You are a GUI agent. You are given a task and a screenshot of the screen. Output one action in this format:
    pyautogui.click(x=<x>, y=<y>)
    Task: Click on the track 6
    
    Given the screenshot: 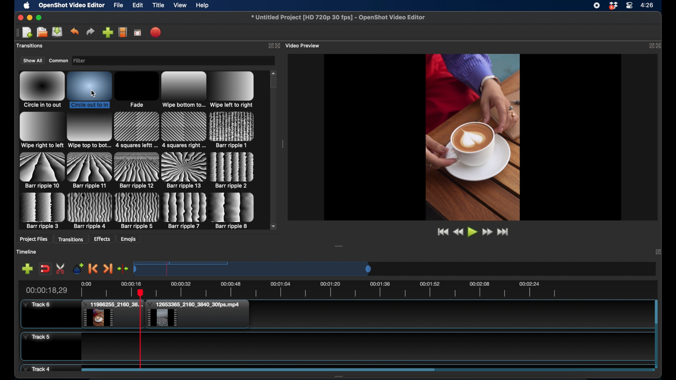 What is the action you would take?
    pyautogui.click(x=37, y=305)
    